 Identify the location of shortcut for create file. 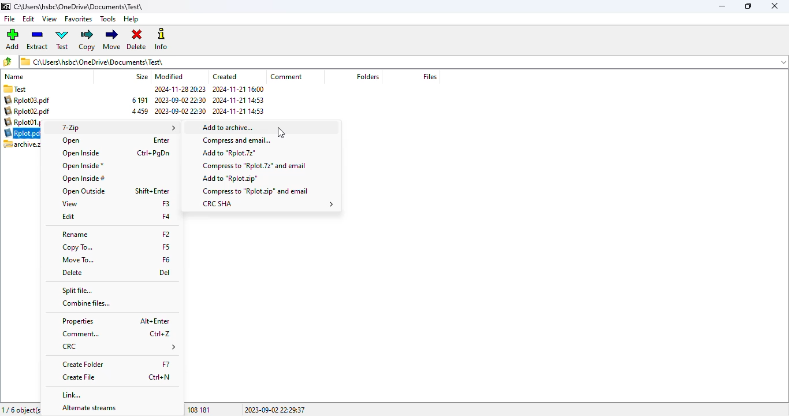
(160, 378).